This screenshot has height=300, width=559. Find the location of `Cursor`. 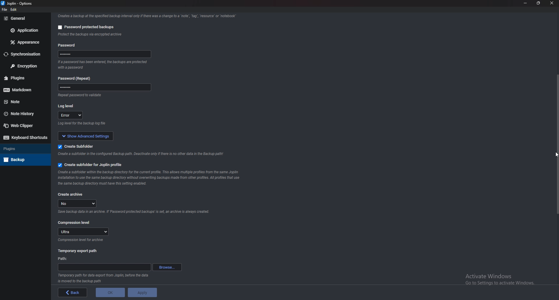

Cursor is located at coordinates (551, 156).